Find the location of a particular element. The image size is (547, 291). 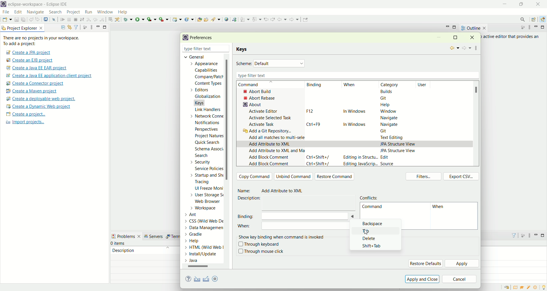

close is located at coordinates (228, 49).